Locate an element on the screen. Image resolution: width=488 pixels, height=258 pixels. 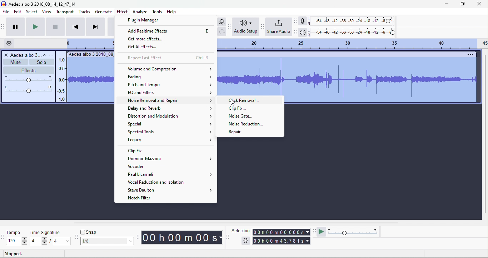
special is located at coordinates (170, 124).